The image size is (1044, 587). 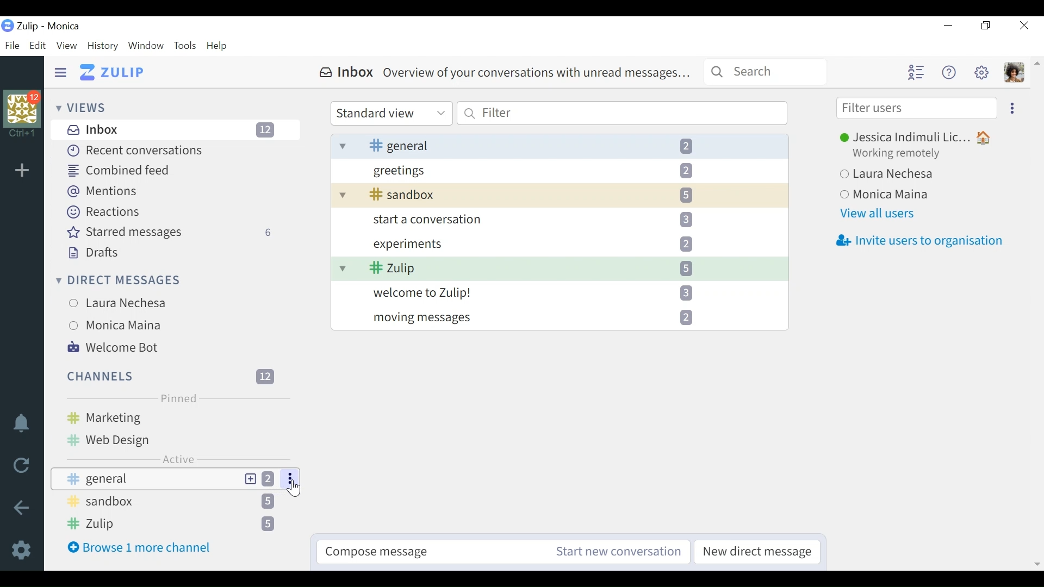 What do you see at coordinates (145, 479) in the screenshot?
I see `General` at bounding box center [145, 479].